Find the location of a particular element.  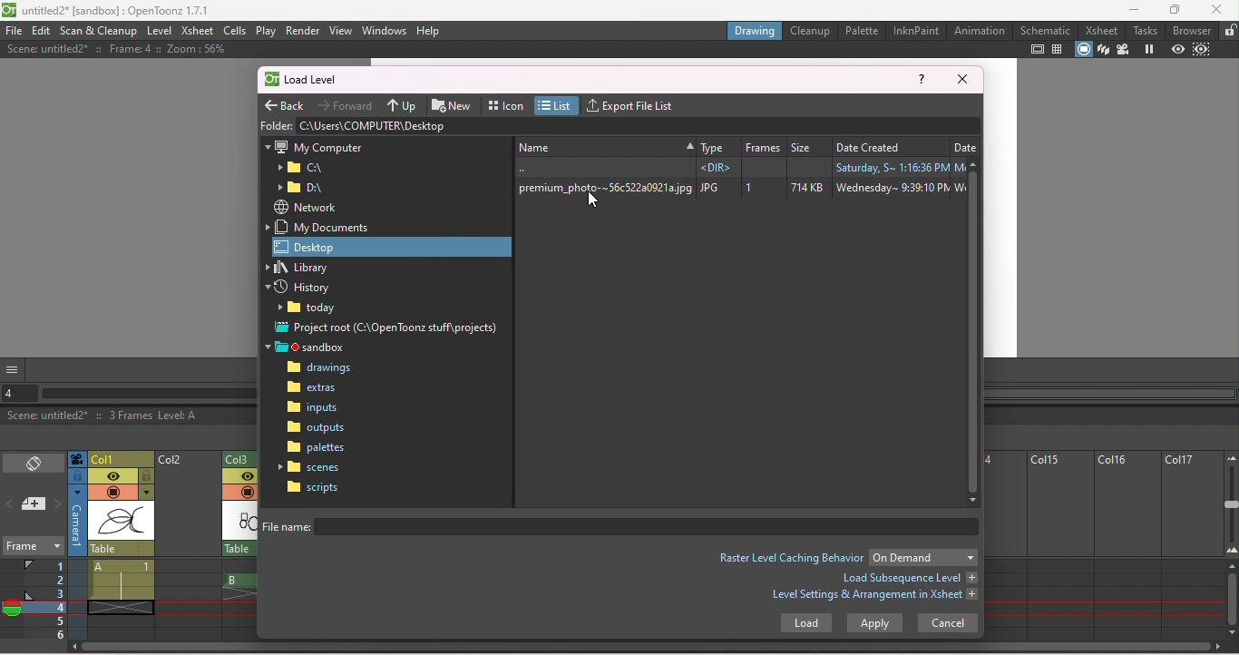

Frame is located at coordinates (763, 144).